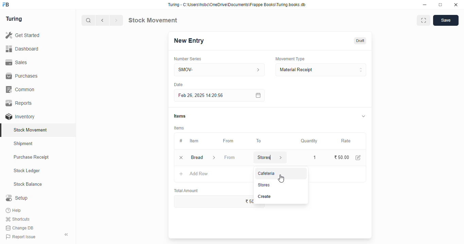 The image size is (464, 244). I want to click on material receipt, so click(321, 70).